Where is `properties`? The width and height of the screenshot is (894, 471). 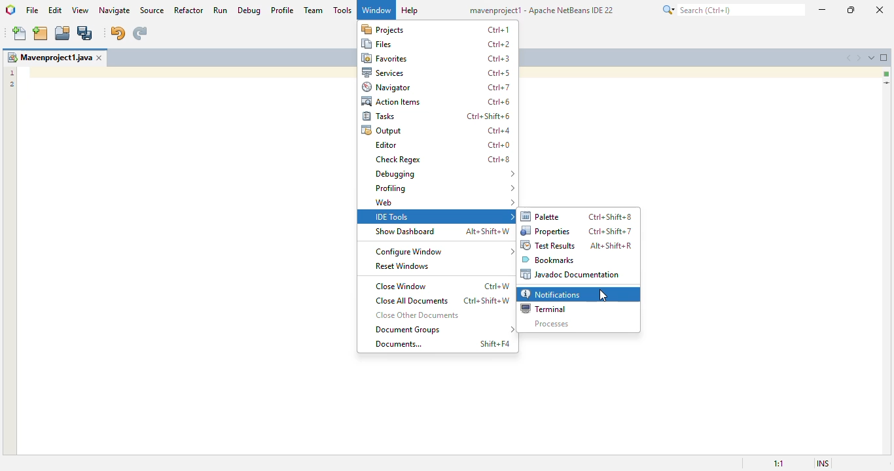
properties is located at coordinates (545, 231).